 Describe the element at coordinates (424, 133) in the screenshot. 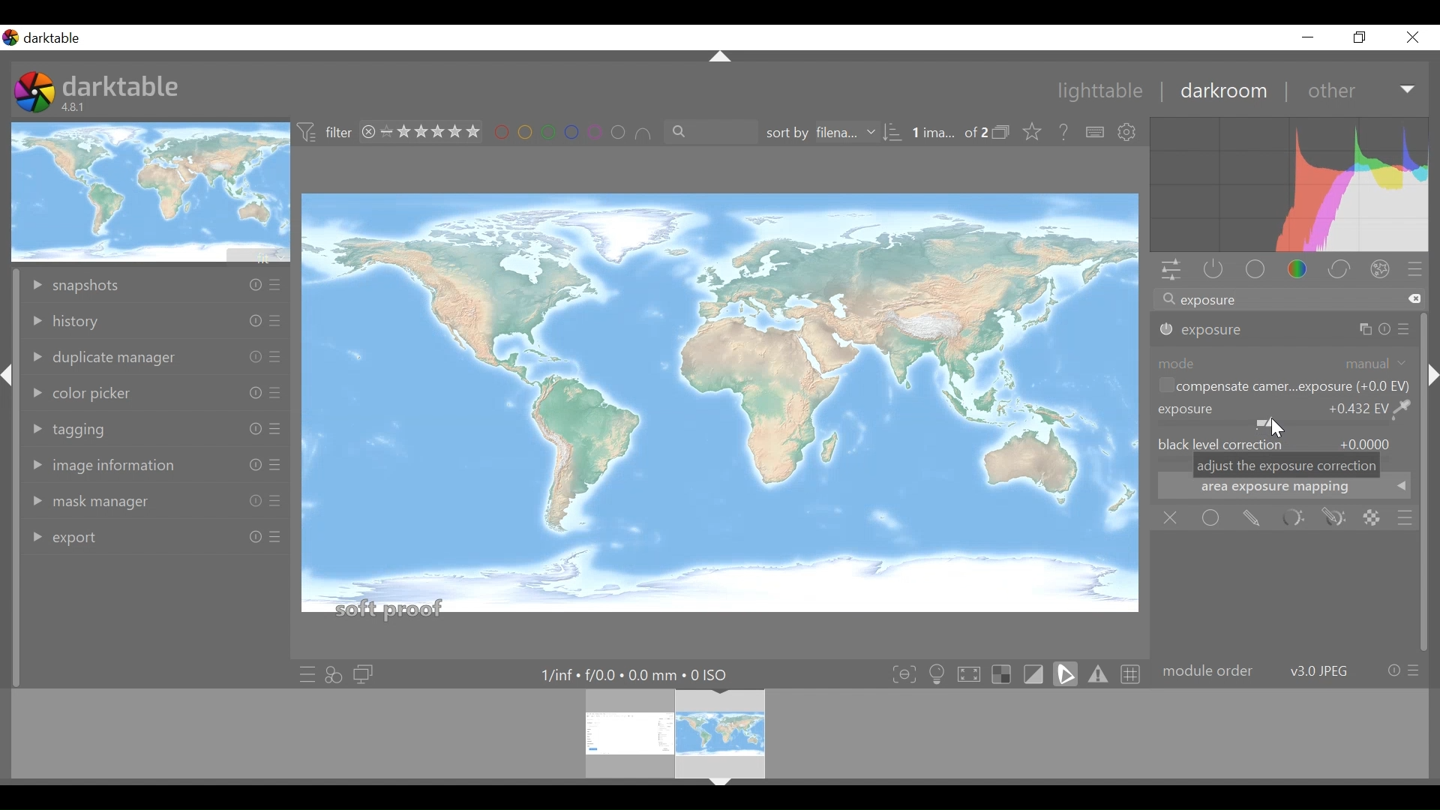

I see `range rating` at that location.